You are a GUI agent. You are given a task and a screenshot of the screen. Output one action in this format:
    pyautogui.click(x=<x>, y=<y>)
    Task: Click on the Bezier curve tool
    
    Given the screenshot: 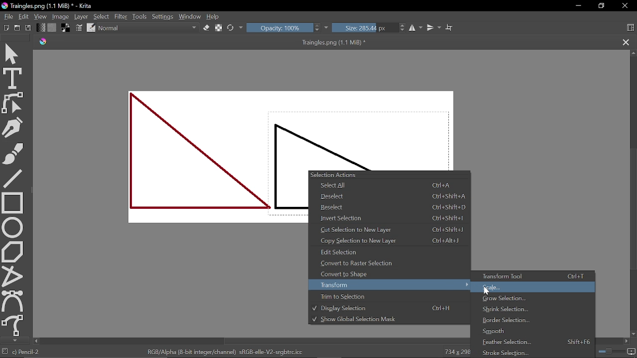 What is the action you would take?
    pyautogui.click(x=13, y=300)
    